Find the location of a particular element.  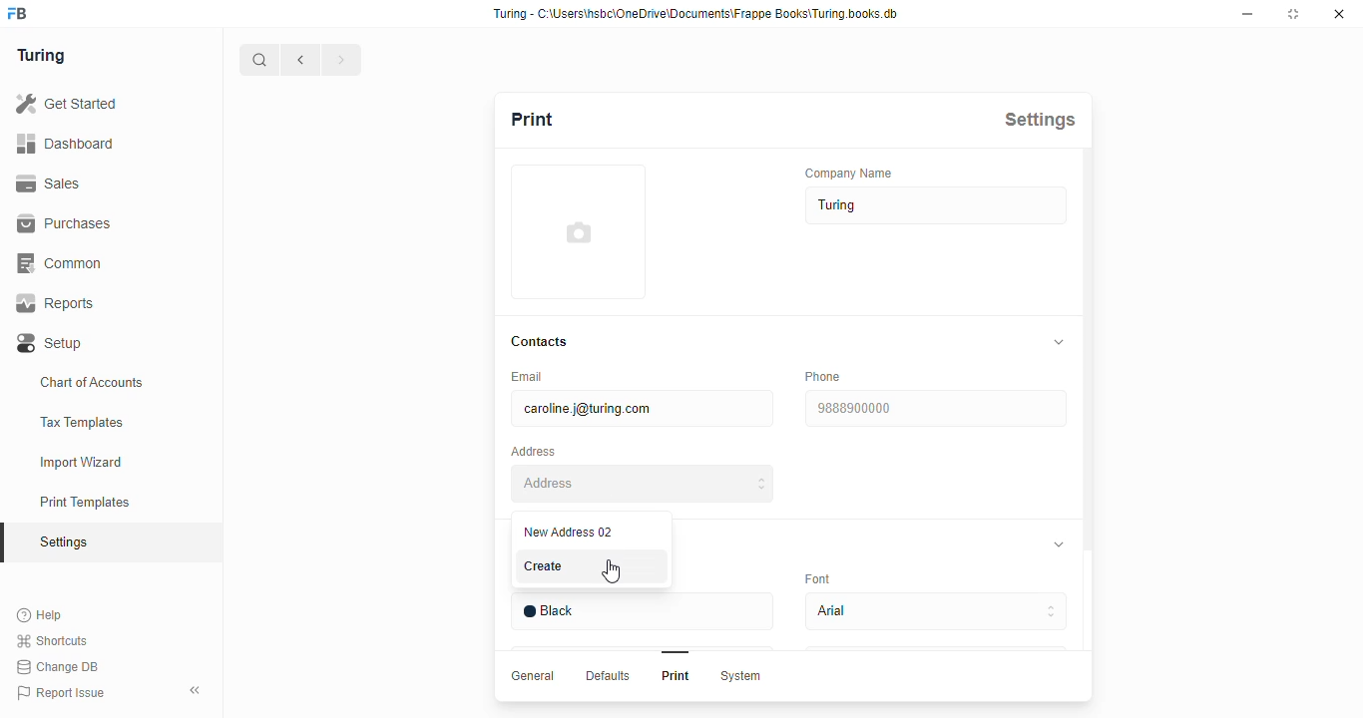

import wizard is located at coordinates (82, 463).